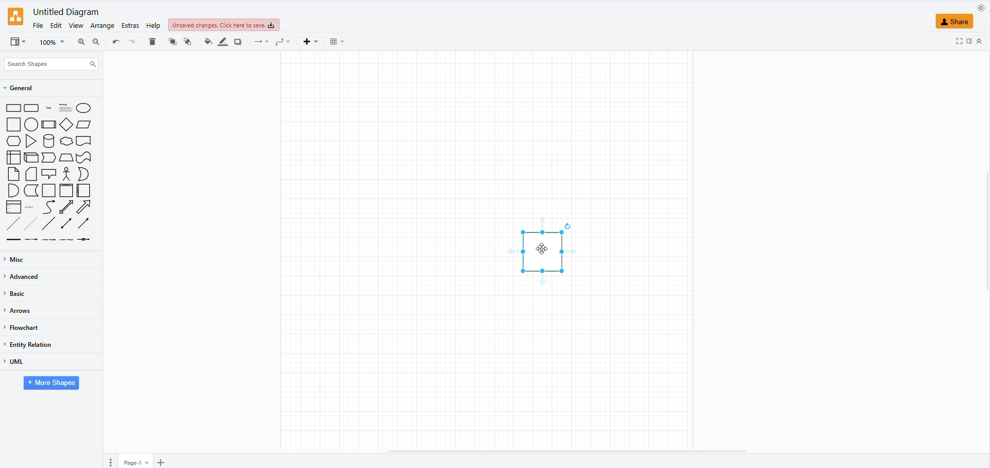 Image resolution: width=990 pixels, height=468 pixels. Describe the element at coordinates (86, 241) in the screenshot. I see `connector with symbol` at that location.